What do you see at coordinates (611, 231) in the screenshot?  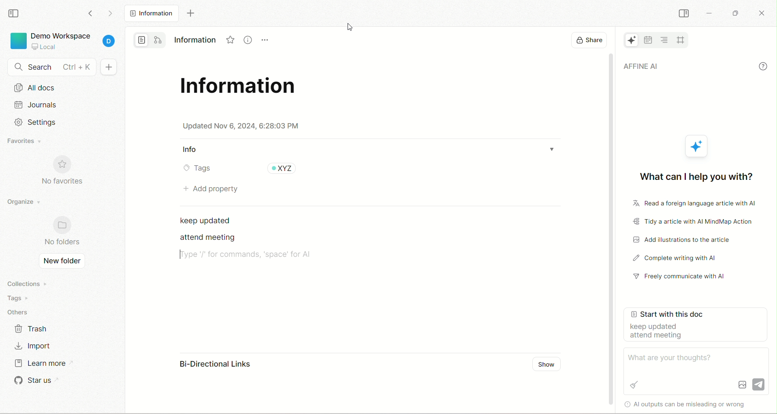 I see `scroll bar` at bounding box center [611, 231].